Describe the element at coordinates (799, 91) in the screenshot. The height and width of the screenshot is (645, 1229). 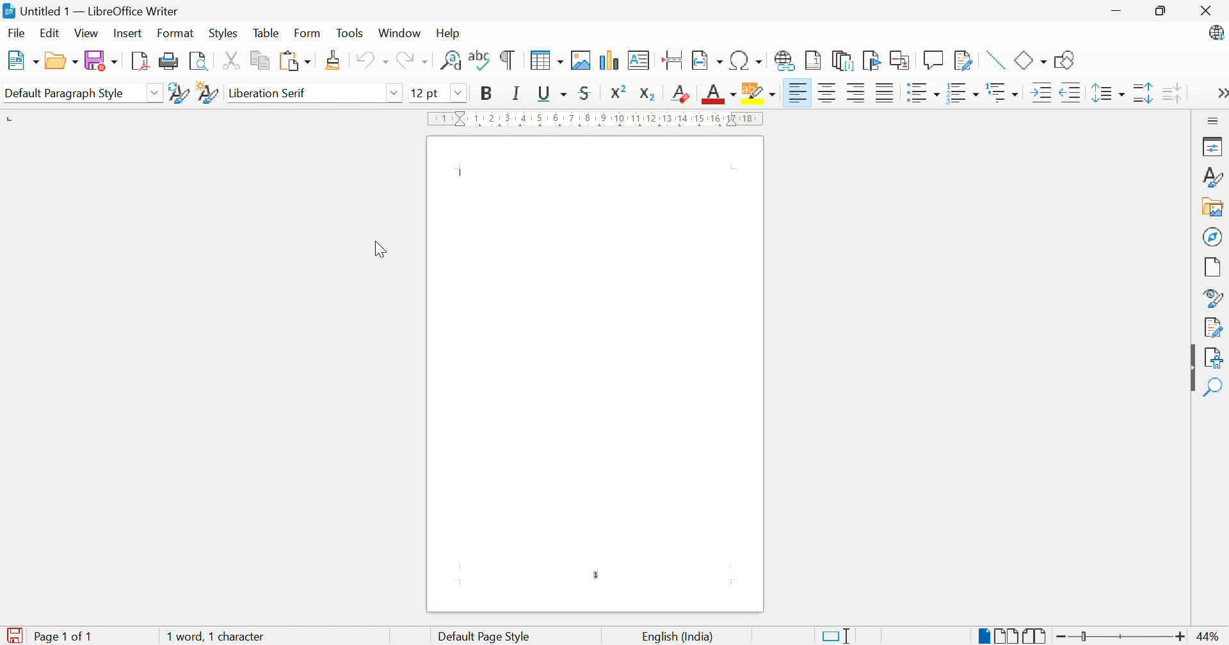
I see `Align left` at that location.